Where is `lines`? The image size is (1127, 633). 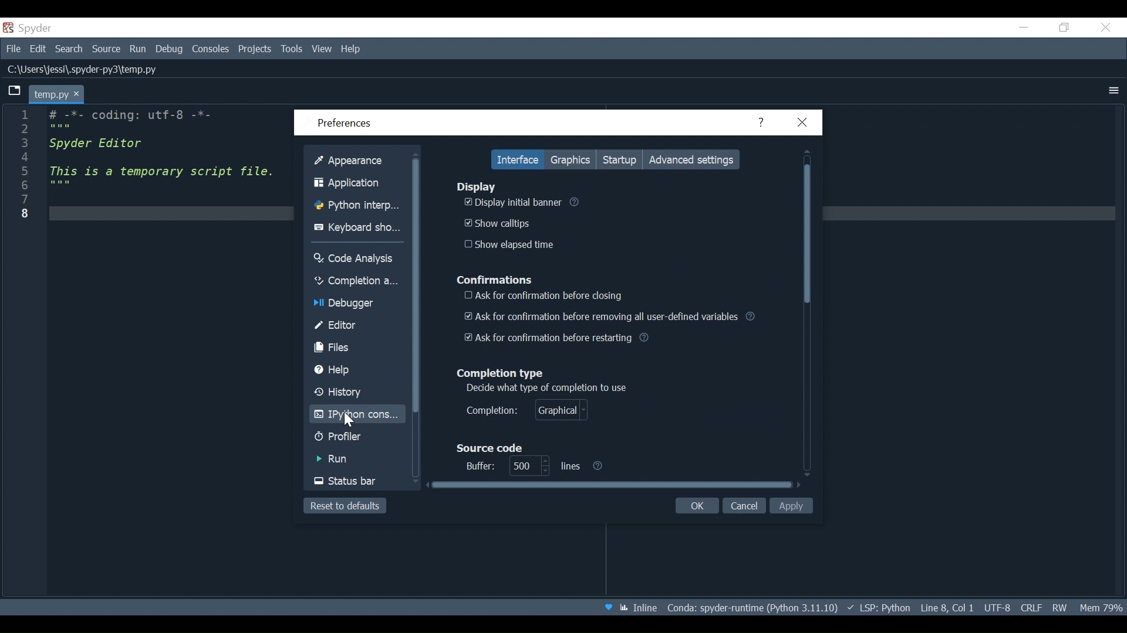
lines is located at coordinates (527, 466).